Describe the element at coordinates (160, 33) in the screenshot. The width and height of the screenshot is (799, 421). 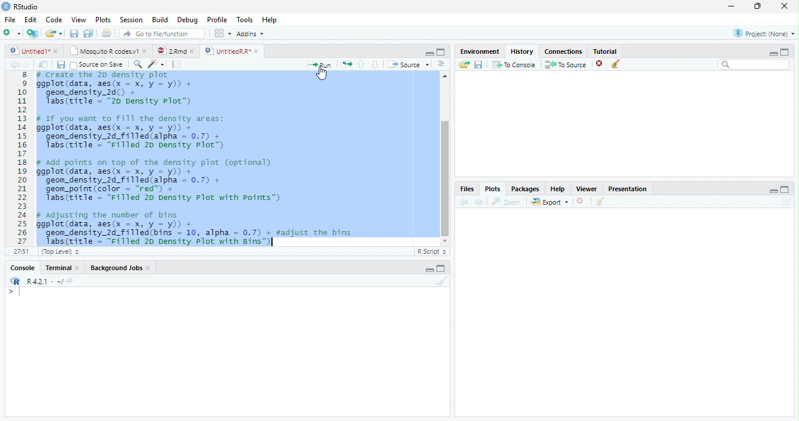
I see `GO to file/function` at that location.